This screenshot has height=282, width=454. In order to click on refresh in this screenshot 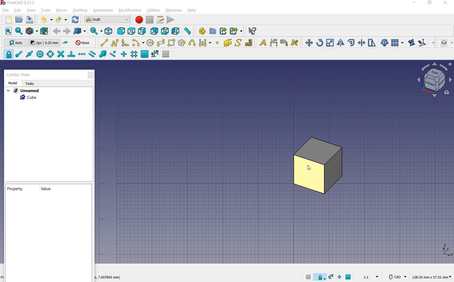, I will do `click(75, 20)`.